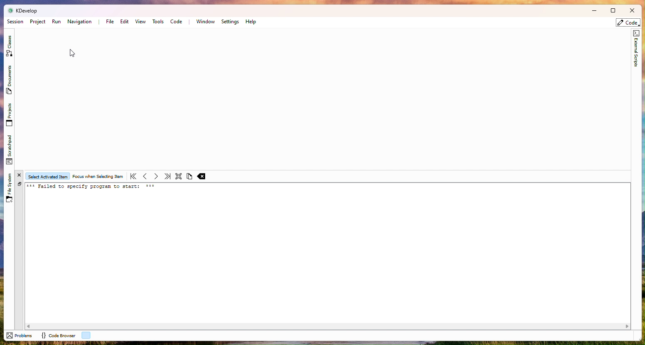 The width and height of the screenshot is (645, 345). What do you see at coordinates (144, 177) in the screenshot?
I see `Previous item` at bounding box center [144, 177].